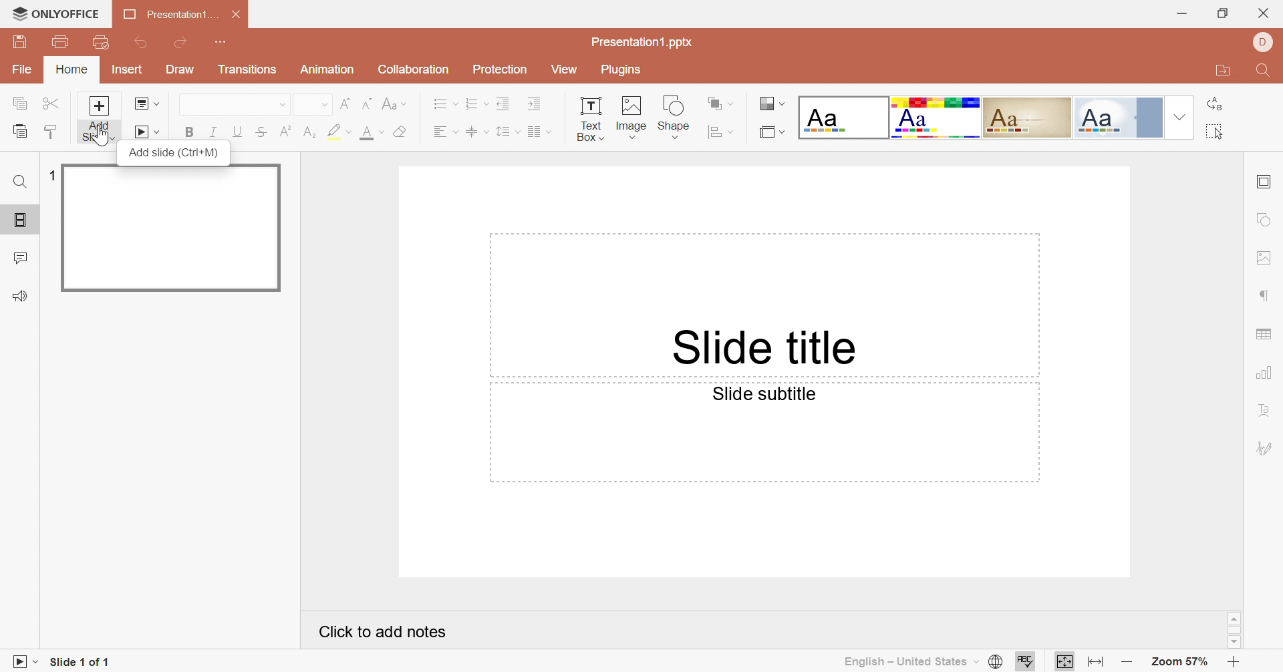  Describe the element at coordinates (415, 70) in the screenshot. I see `collaboration` at that location.